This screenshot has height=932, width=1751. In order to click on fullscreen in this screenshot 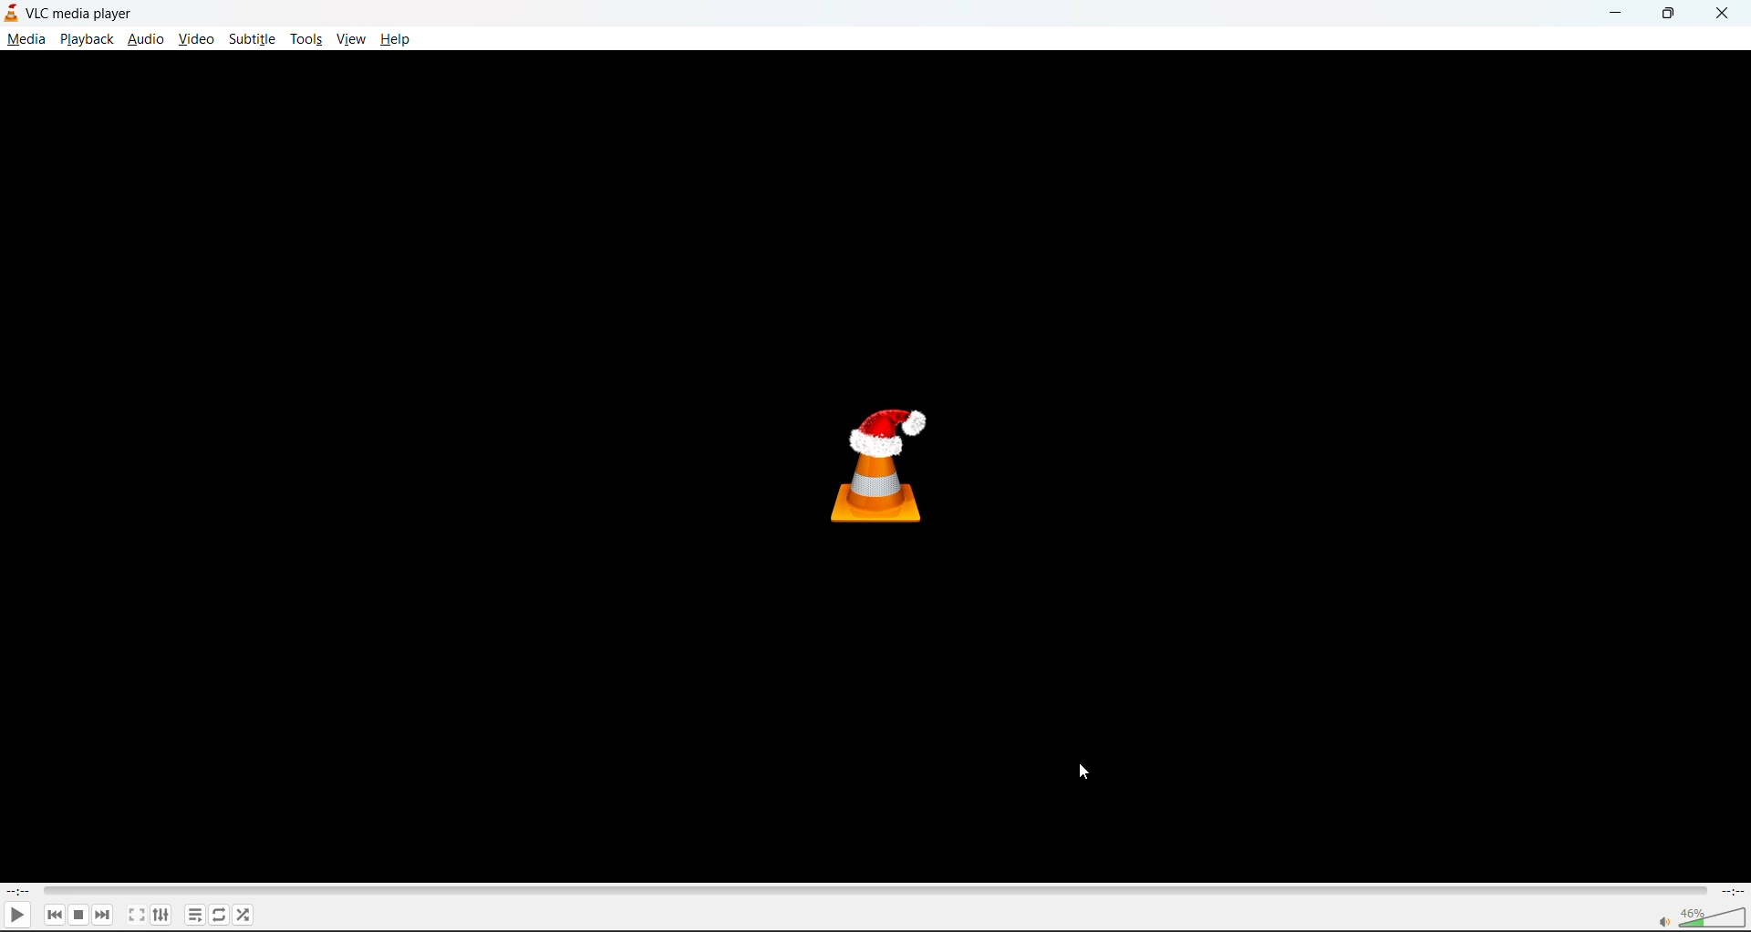, I will do `click(134, 914)`.